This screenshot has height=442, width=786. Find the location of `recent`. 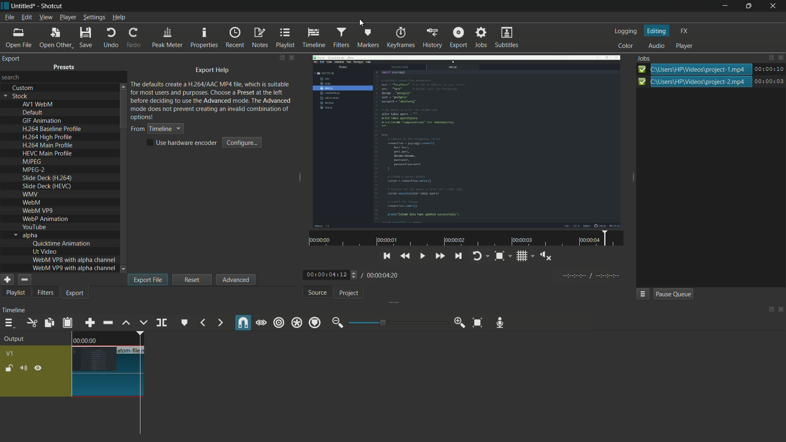

recent is located at coordinates (235, 38).